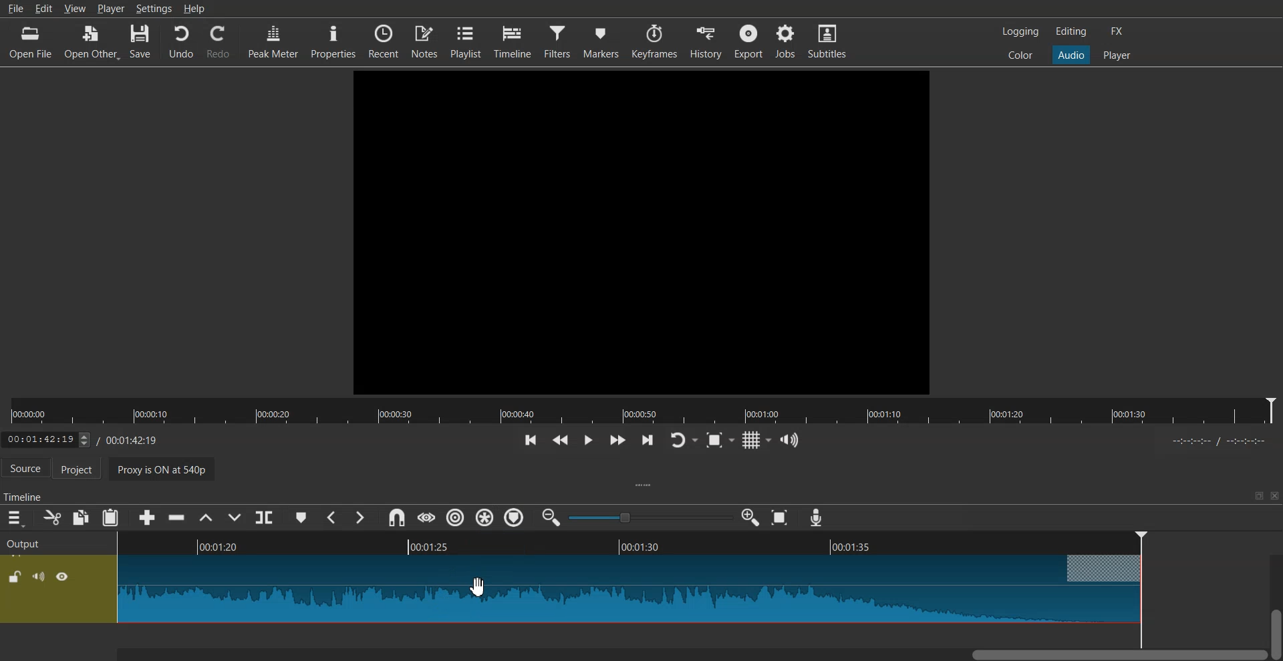 The height and width of the screenshot is (661, 1283). What do you see at coordinates (79, 440) in the screenshot?
I see `Adjust Time Selector` at bounding box center [79, 440].